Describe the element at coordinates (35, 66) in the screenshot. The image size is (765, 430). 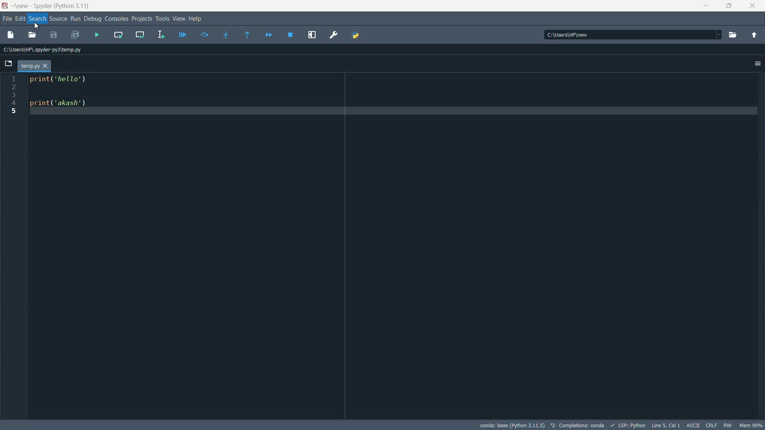
I see `file tab` at that location.